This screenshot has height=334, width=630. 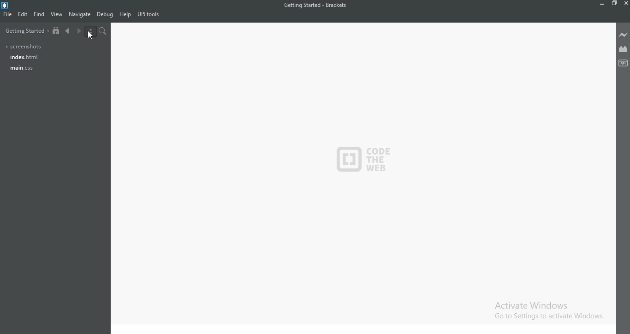 I want to click on Getting started, so click(x=25, y=32).